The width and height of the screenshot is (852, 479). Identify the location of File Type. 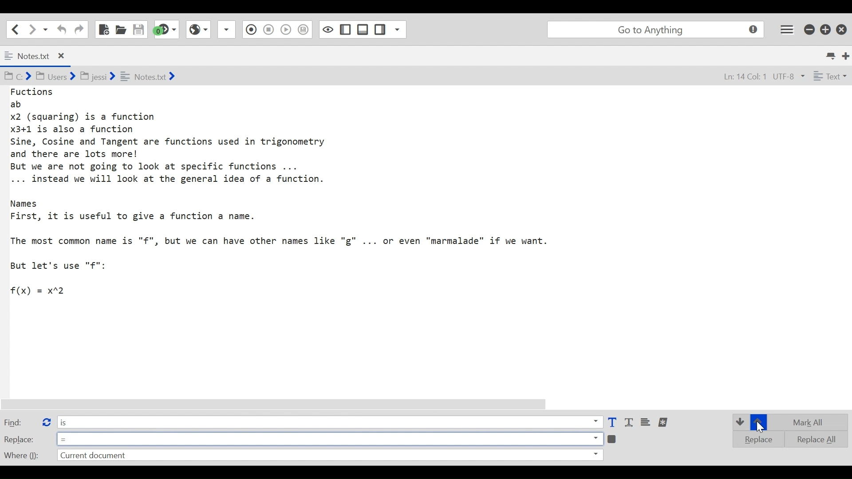
(829, 78).